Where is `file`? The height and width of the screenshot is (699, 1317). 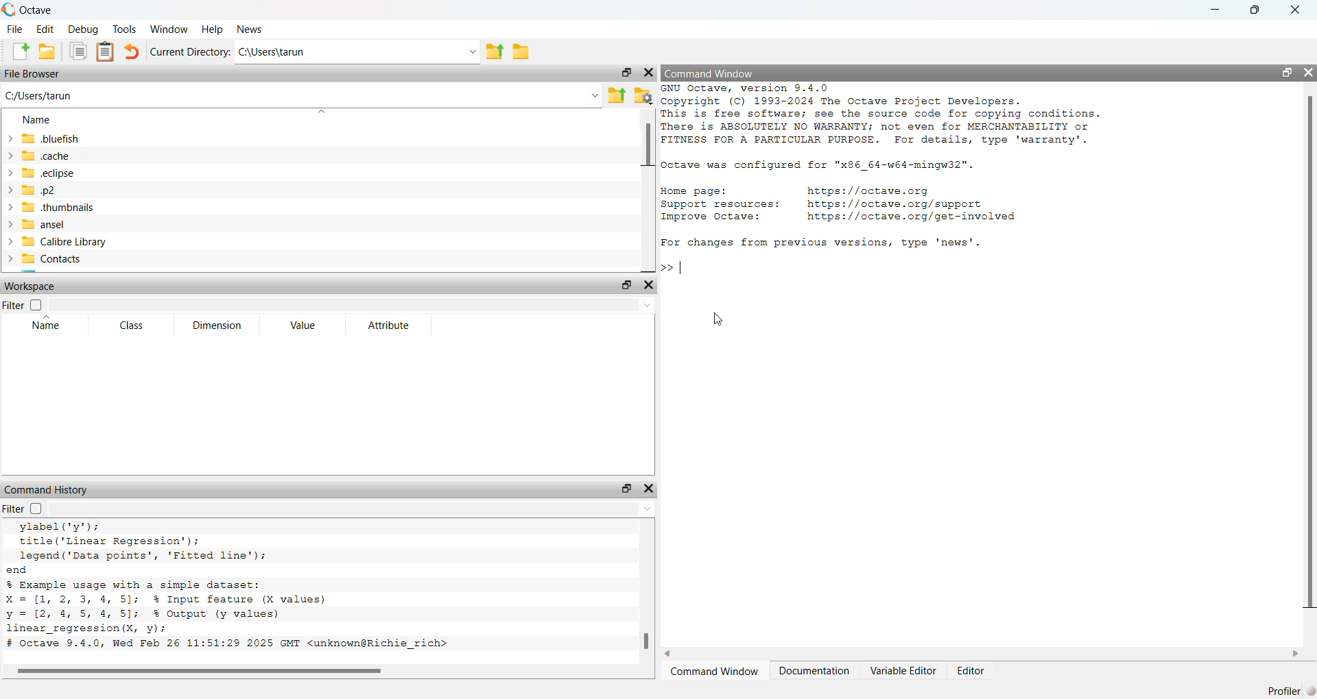 file is located at coordinates (14, 27).